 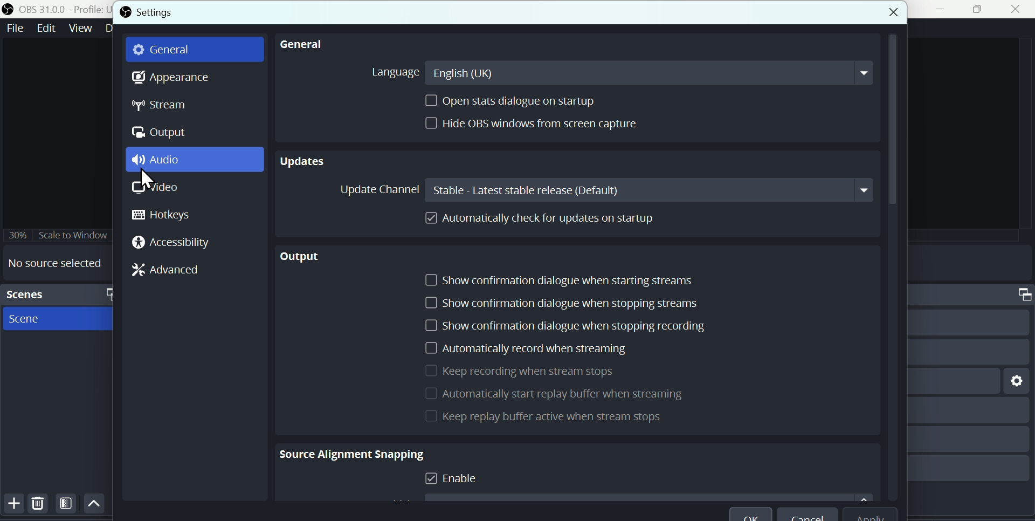 I want to click on Language, so click(x=394, y=72).